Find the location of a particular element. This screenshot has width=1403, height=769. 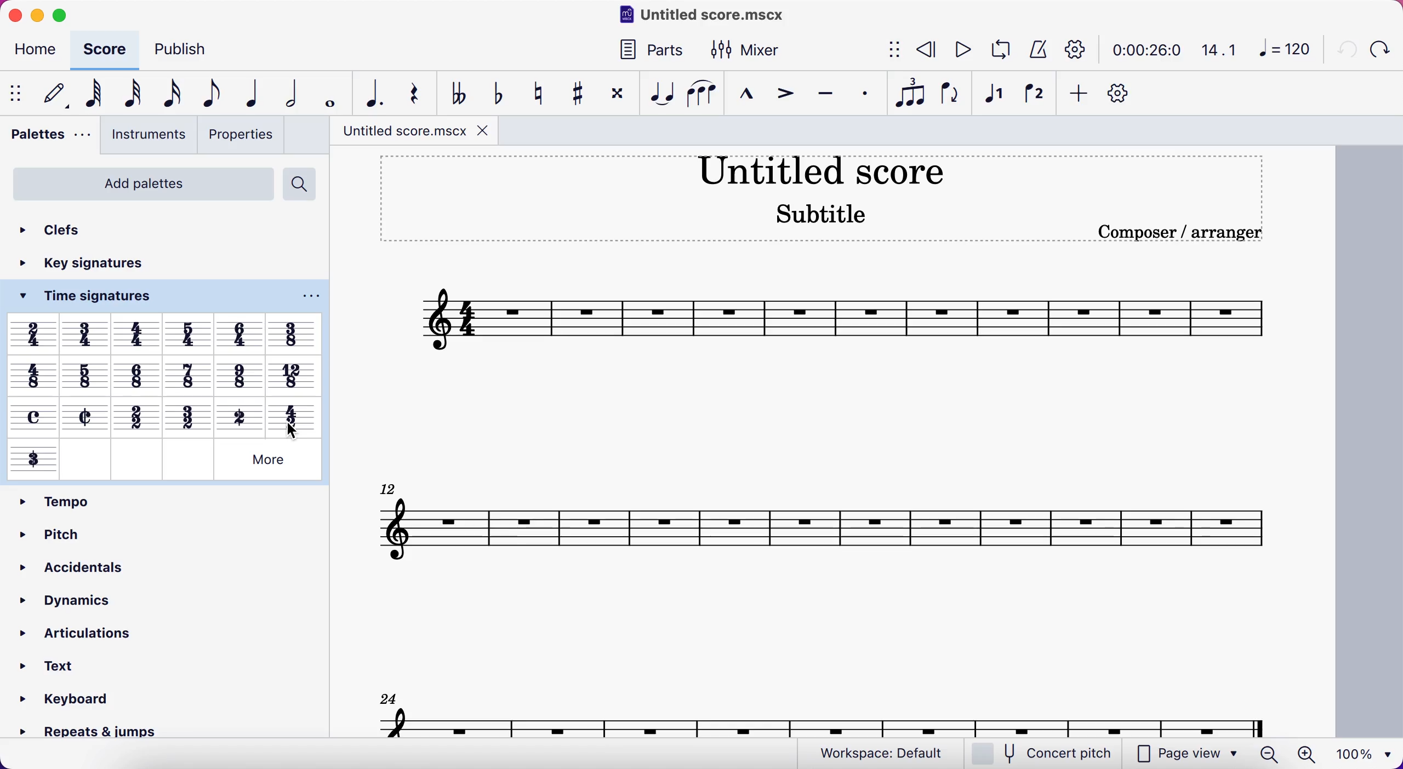

toggle double flat is located at coordinates (455, 92).